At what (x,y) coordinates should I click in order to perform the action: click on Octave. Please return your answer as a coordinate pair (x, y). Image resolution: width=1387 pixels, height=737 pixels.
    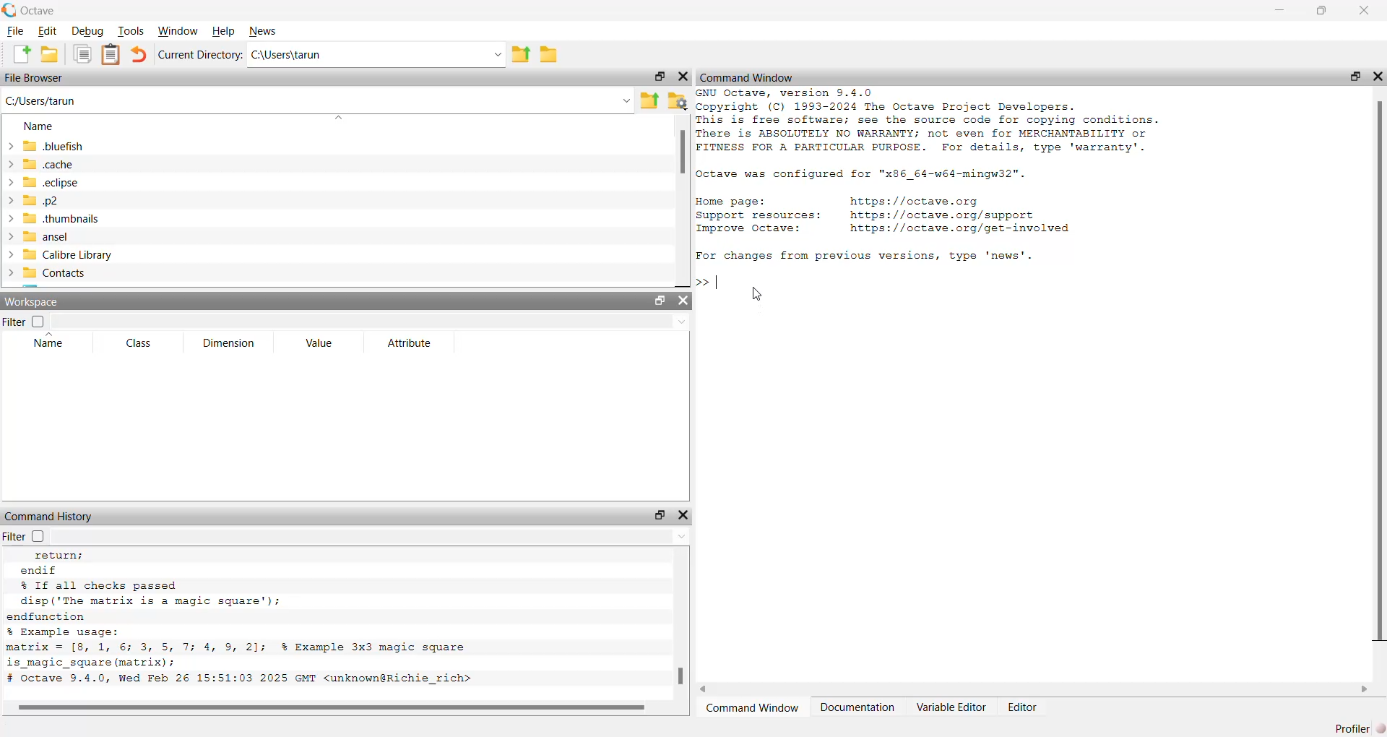
    Looking at the image, I should click on (39, 11).